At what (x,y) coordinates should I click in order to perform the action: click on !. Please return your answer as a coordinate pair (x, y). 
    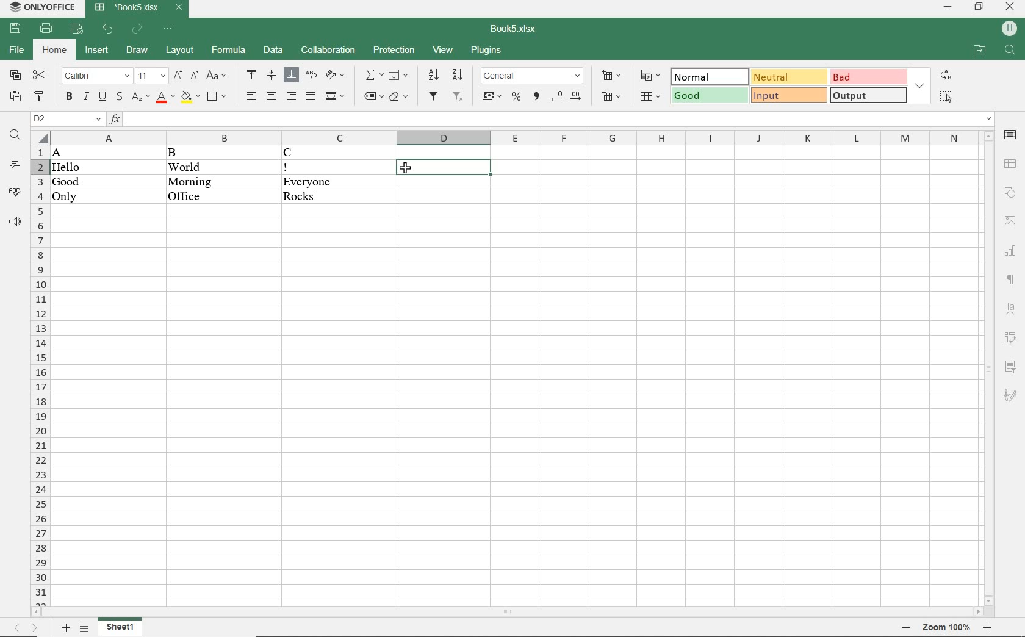
    Looking at the image, I should click on (324, 167).